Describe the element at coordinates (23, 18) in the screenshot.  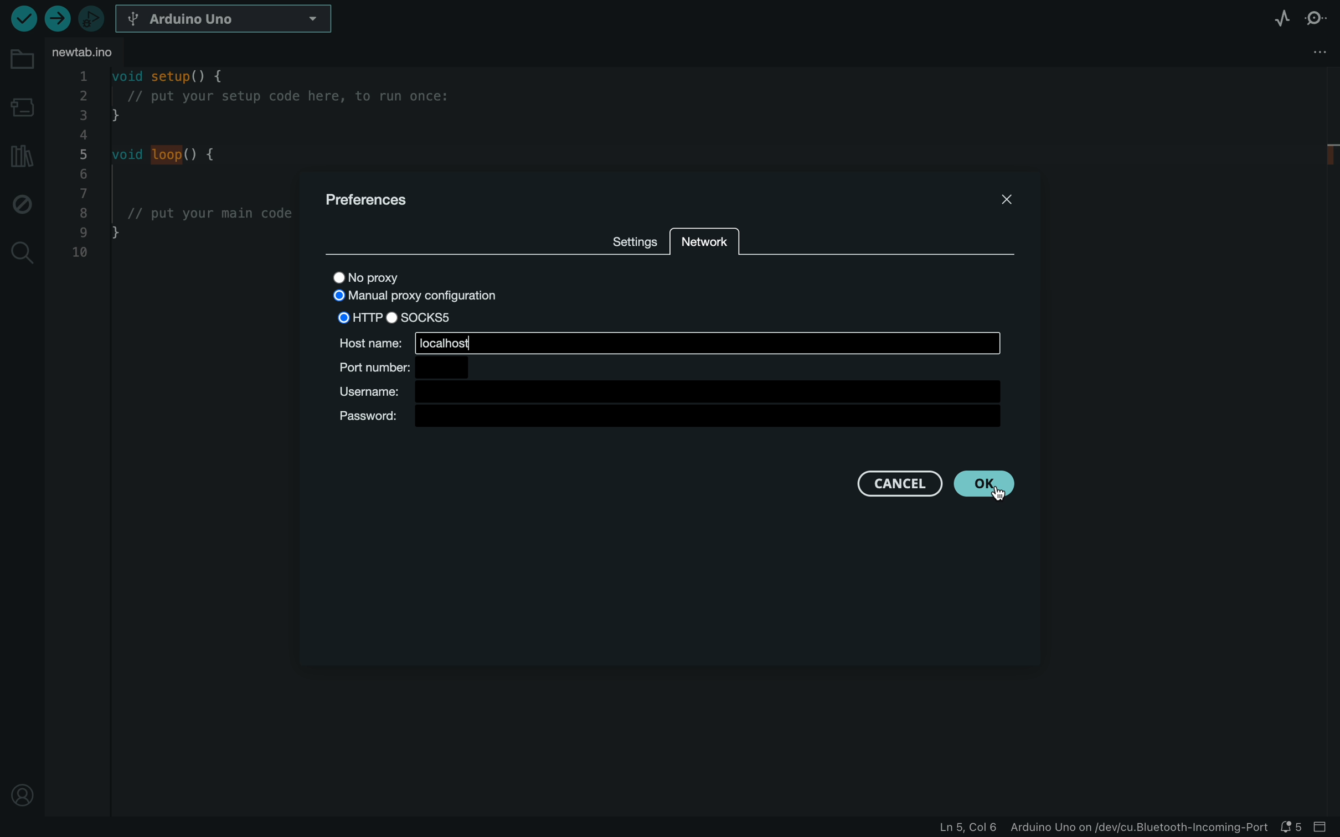
I see `verify` at that location.